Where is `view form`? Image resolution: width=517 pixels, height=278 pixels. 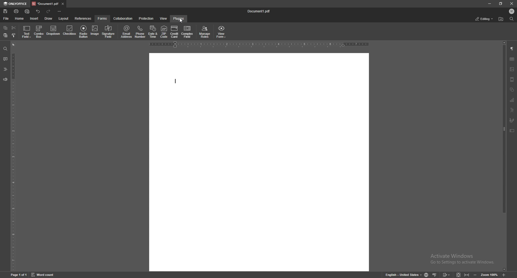 view form is located at coordinates (222, 32).